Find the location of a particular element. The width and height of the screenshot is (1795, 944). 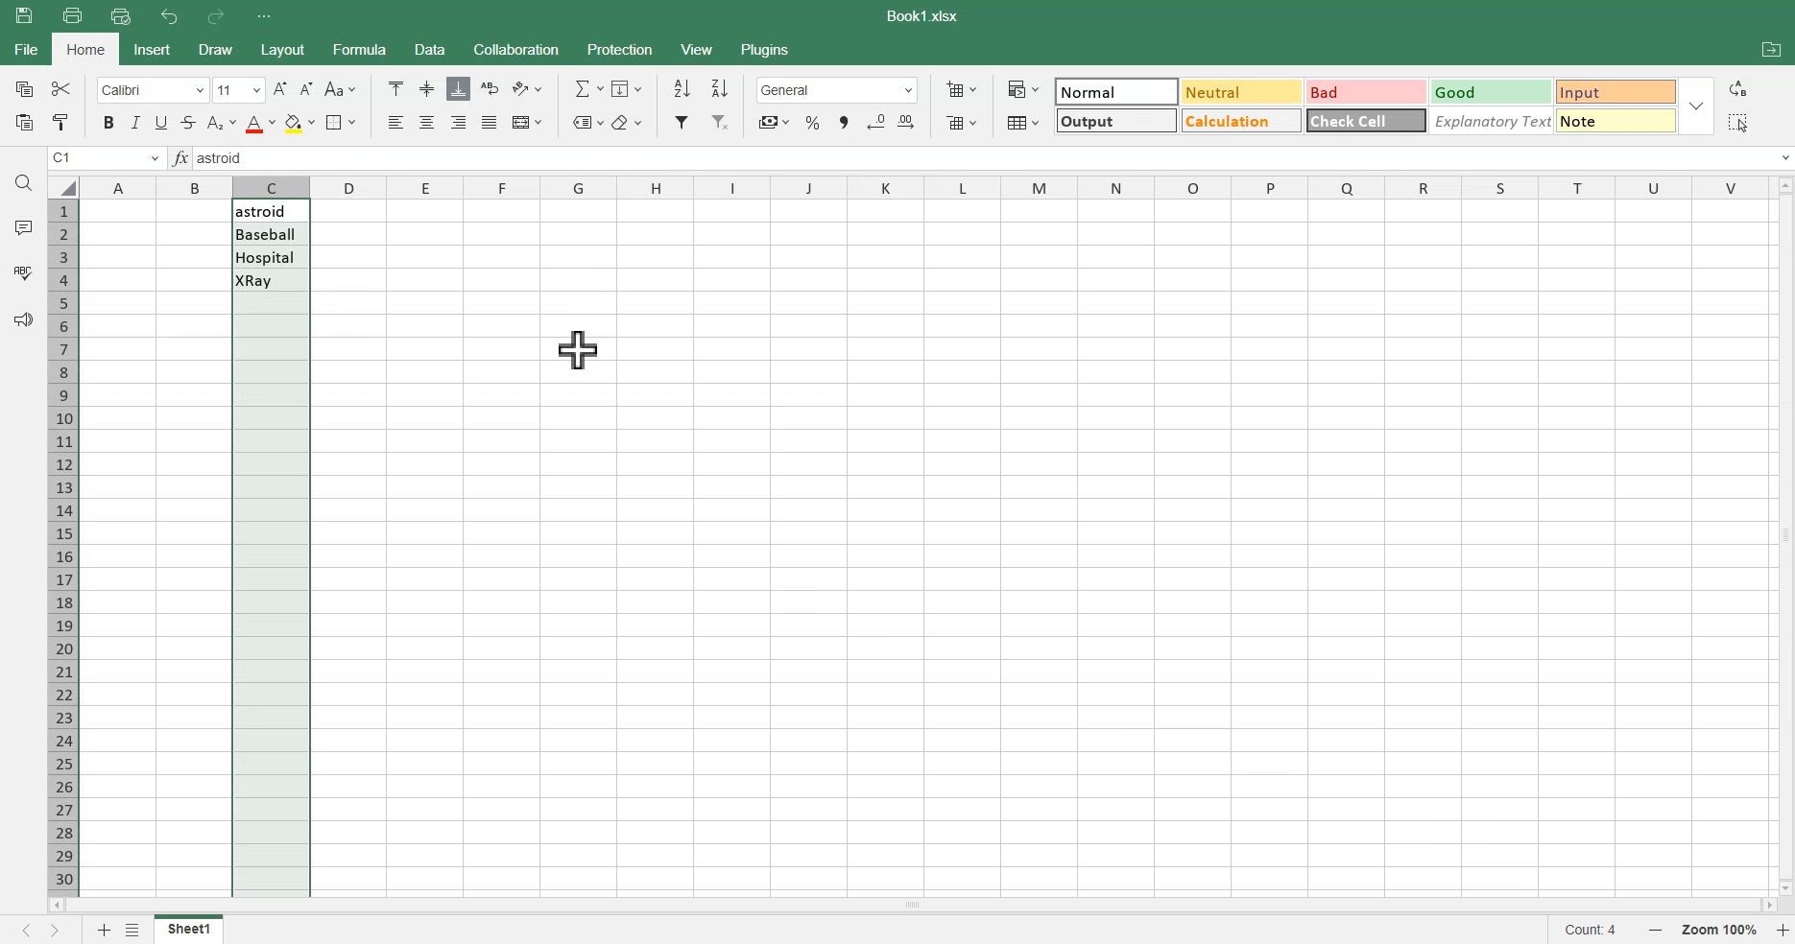

Accounting Style is located at coordinates (772, 122).